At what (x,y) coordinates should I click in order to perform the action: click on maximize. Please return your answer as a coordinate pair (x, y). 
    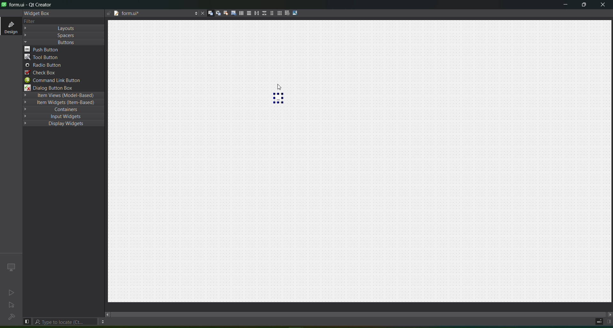
    Looking at the image, I should click on (583, 5).